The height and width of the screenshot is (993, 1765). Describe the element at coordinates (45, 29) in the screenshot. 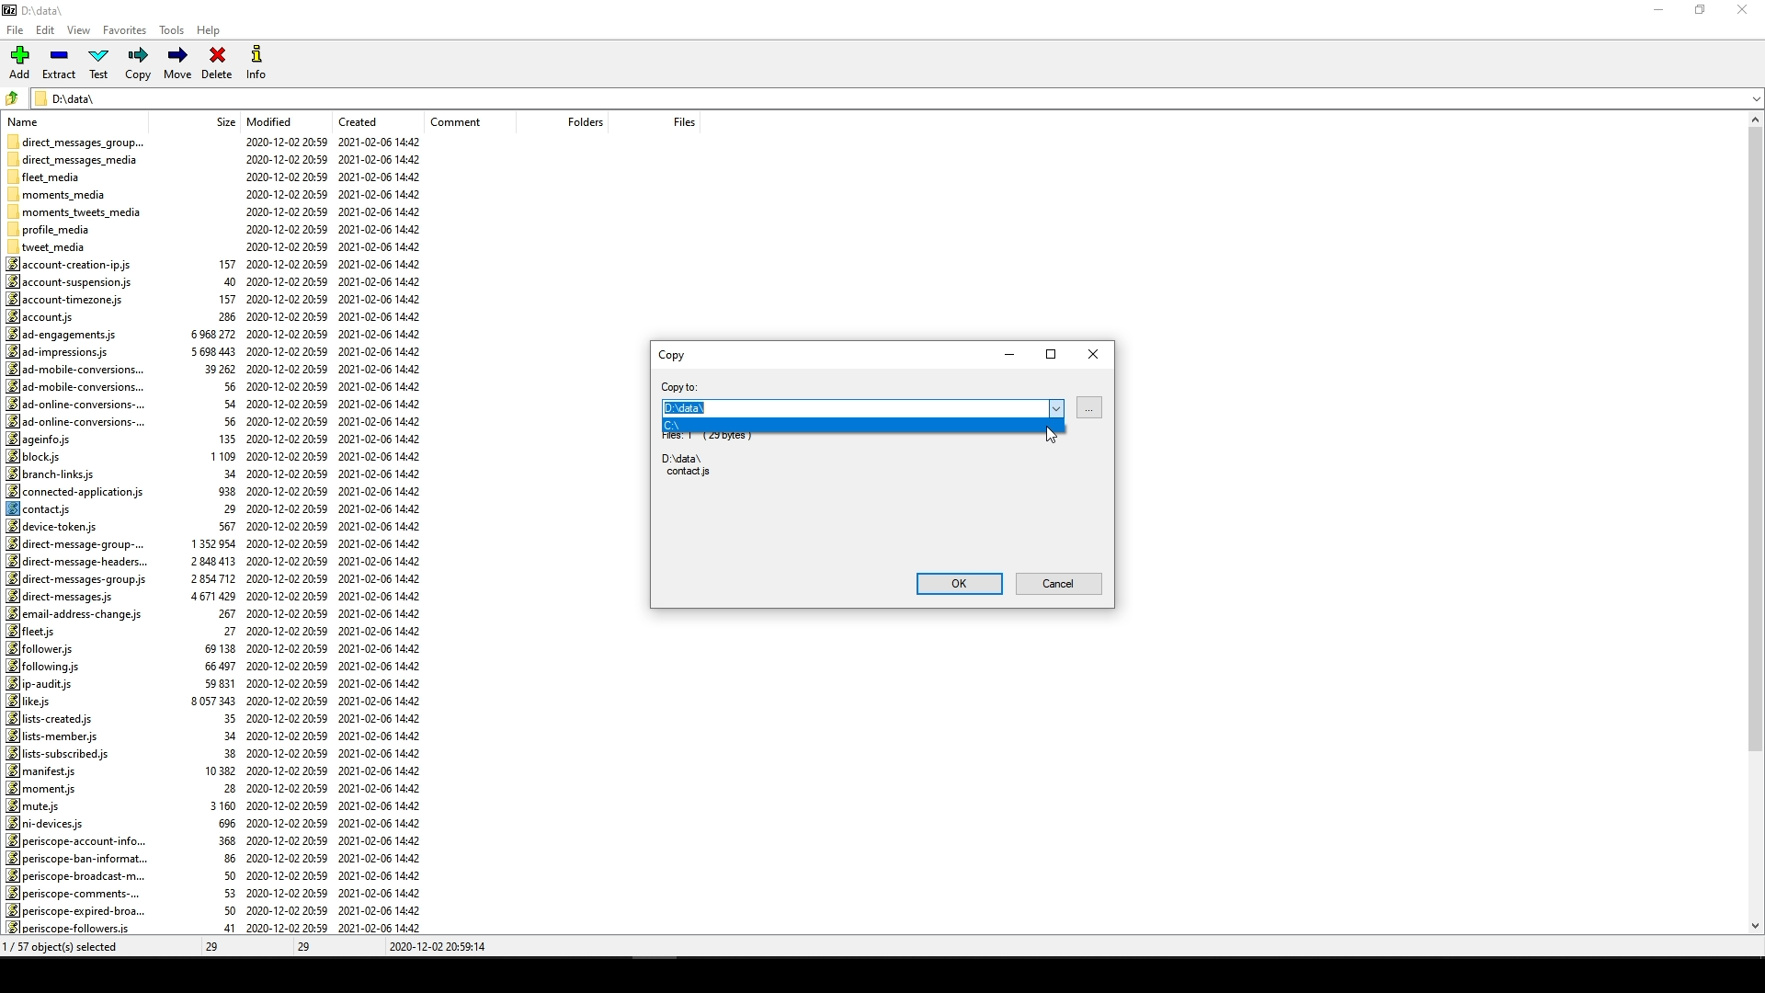

I see `Edit` at that location.